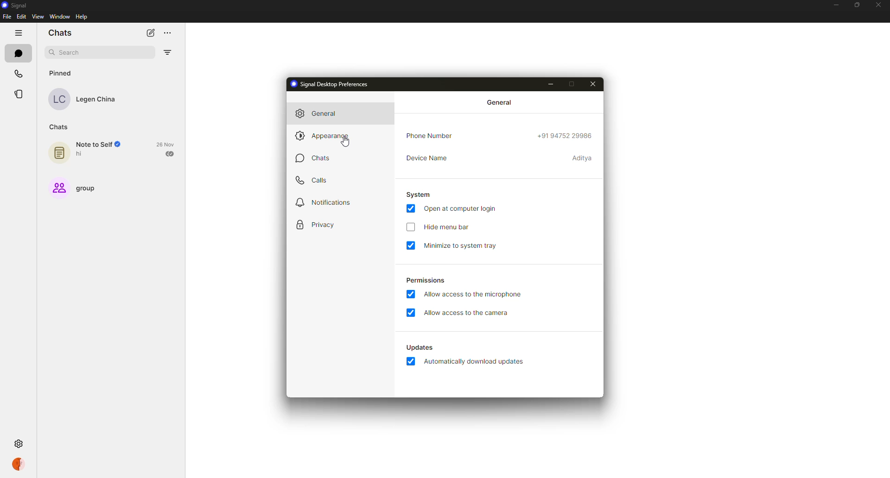 The image size is (890, 478). What do you see at coordinates (168, 52) in the screenshot?
I see `filter` at bounding box center [168, 52].